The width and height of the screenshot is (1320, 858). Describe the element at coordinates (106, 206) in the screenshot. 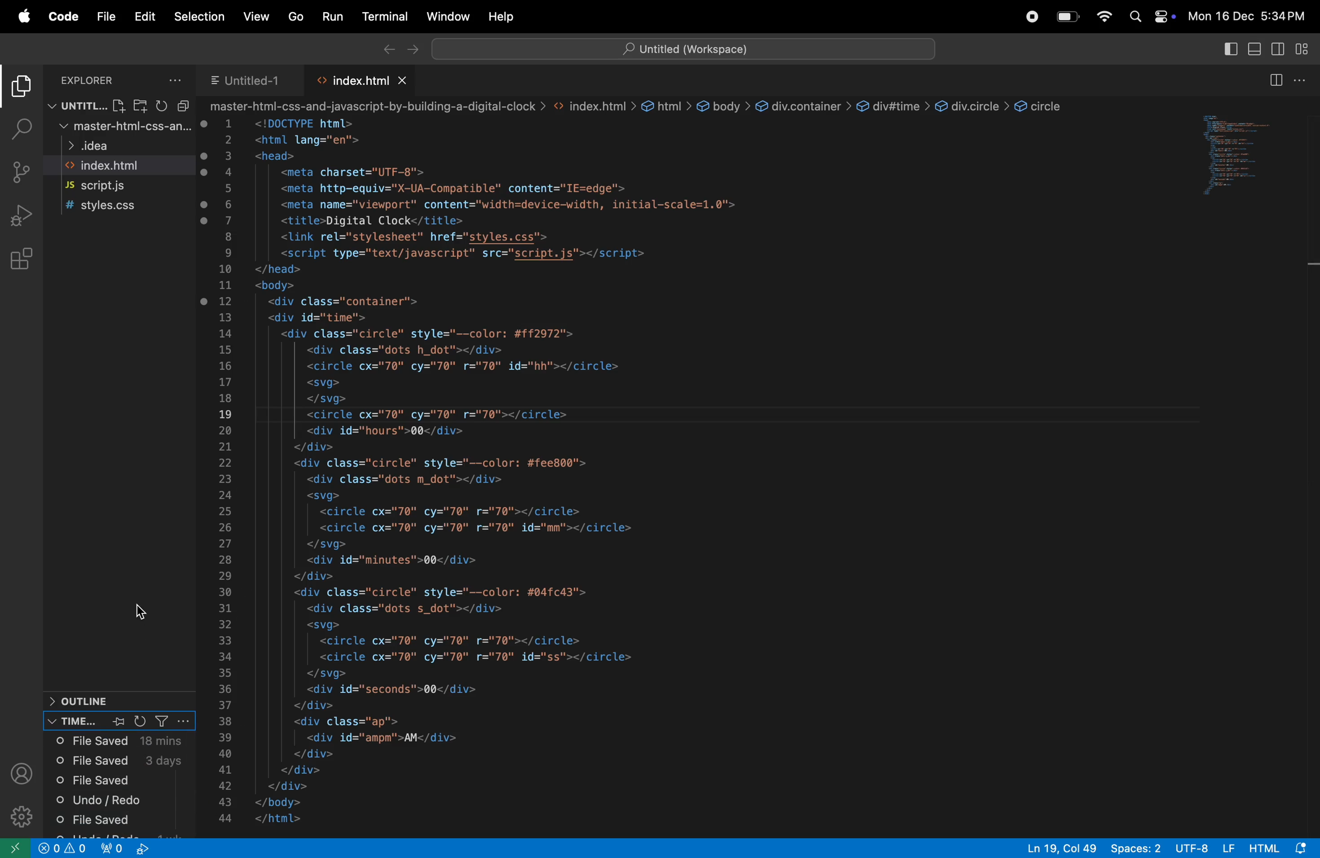

I see `syles.js` at that location.